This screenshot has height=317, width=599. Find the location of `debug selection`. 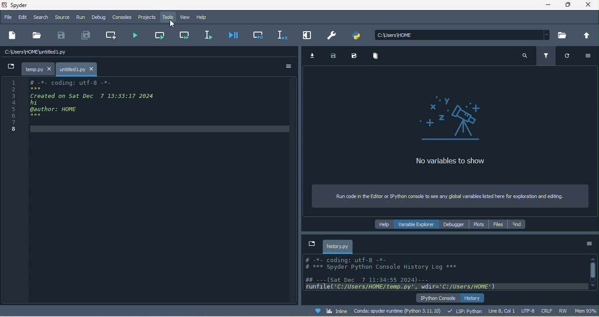

debug selection is located at coordinates (282, 34).